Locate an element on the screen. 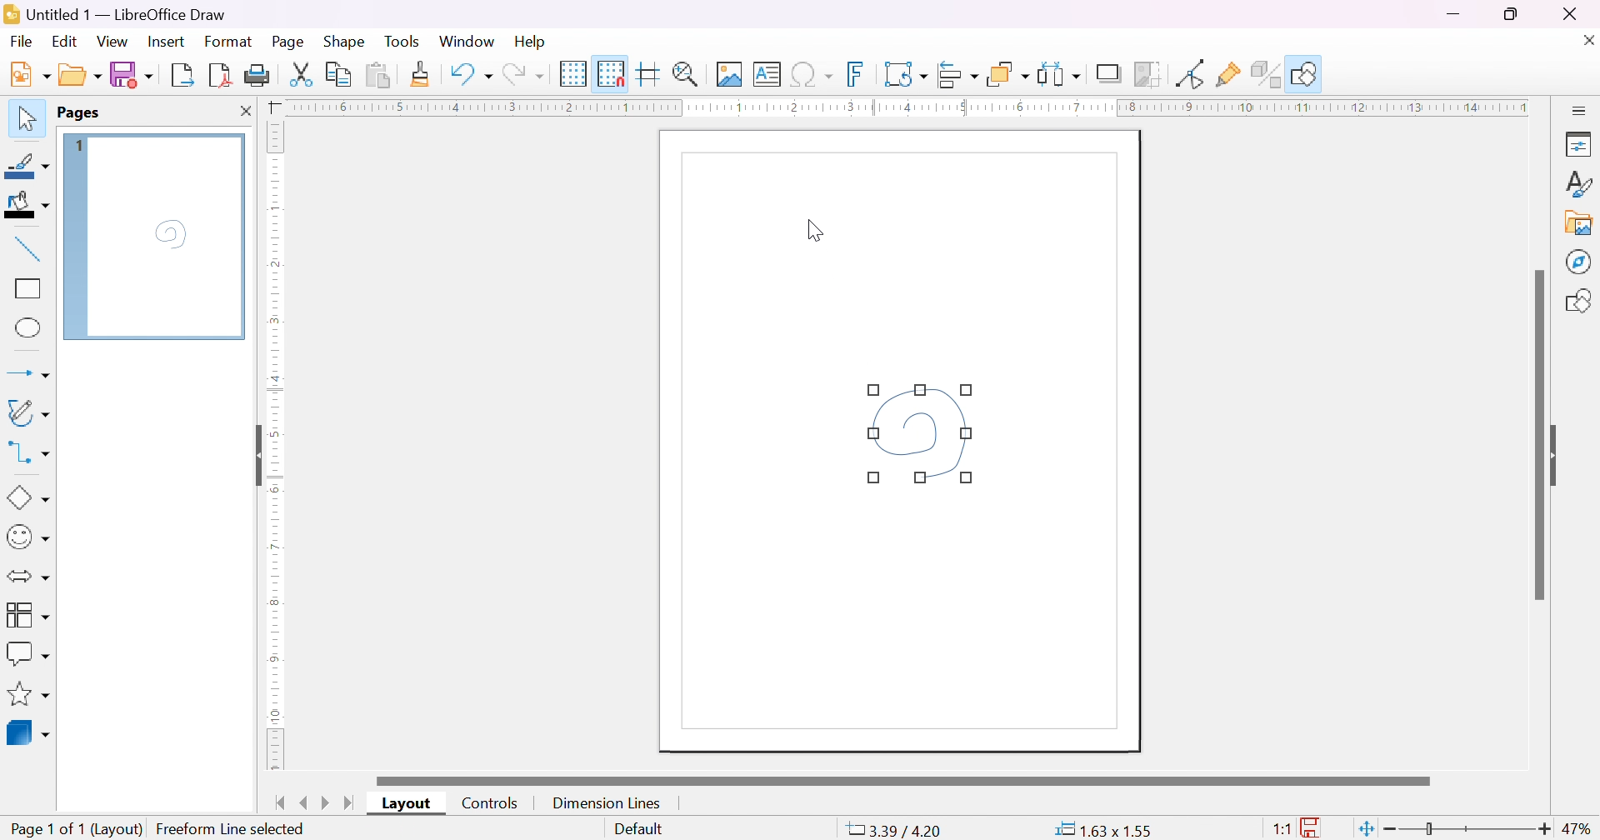 The image size is (1600, 840). -7.49/4.29 is located at coordinates (895, 831).